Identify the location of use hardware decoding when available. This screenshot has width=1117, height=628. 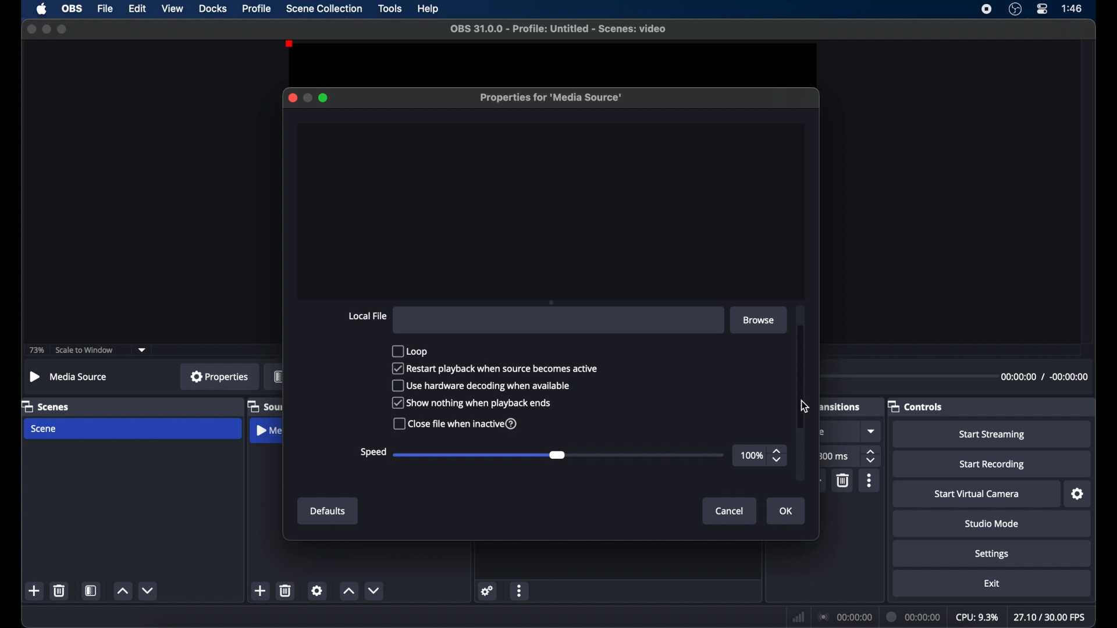
(482, 386).